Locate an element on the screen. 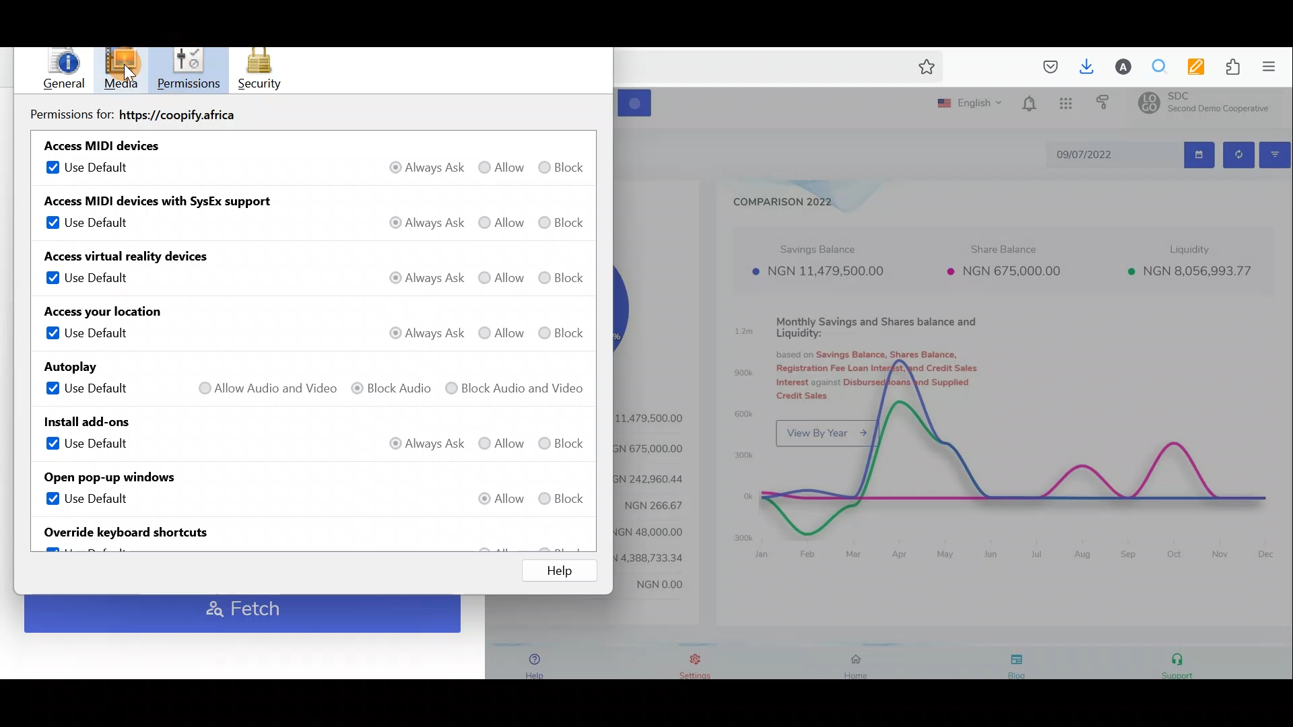  Access MIDI devices is located at coordinates (149, 145).